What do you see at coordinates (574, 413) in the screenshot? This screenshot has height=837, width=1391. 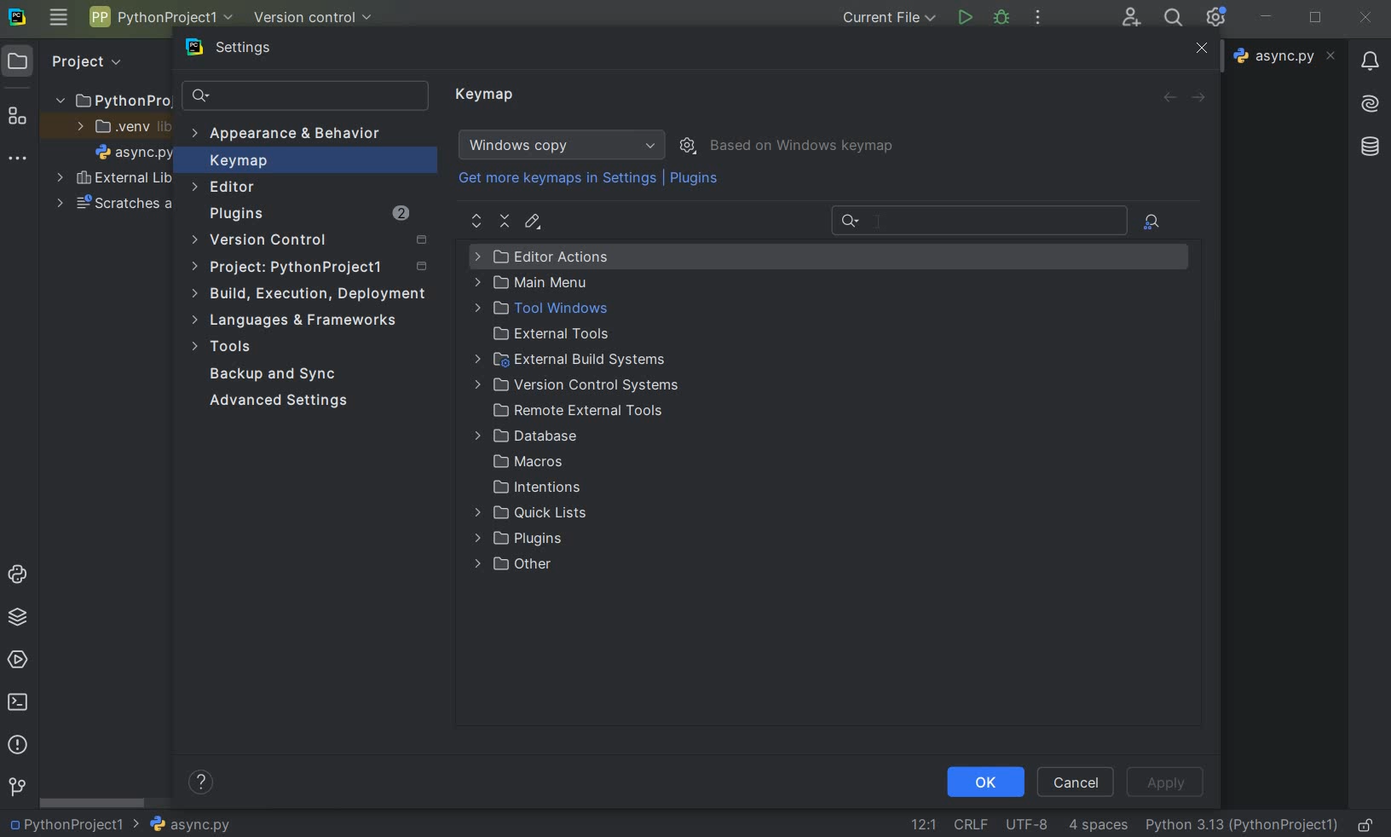 I see `remote external tools` at bounding box center [574, 413].